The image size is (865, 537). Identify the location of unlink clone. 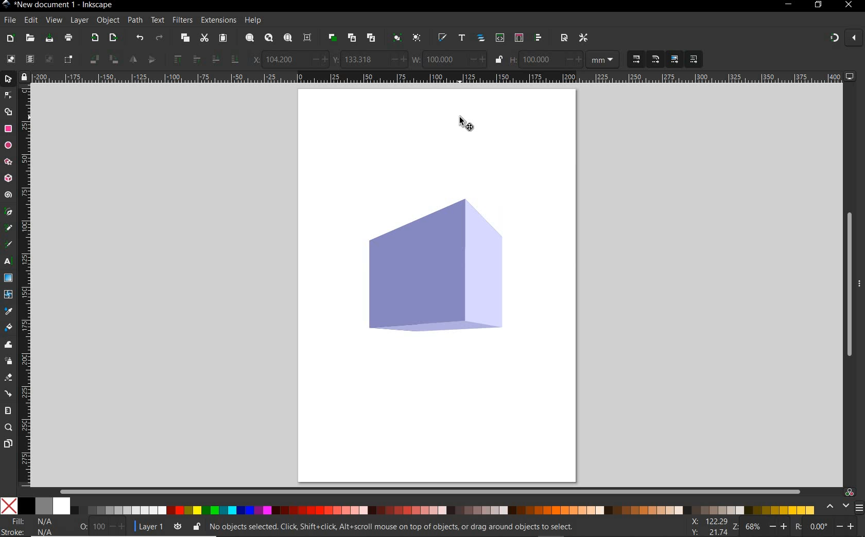
(370, 38).